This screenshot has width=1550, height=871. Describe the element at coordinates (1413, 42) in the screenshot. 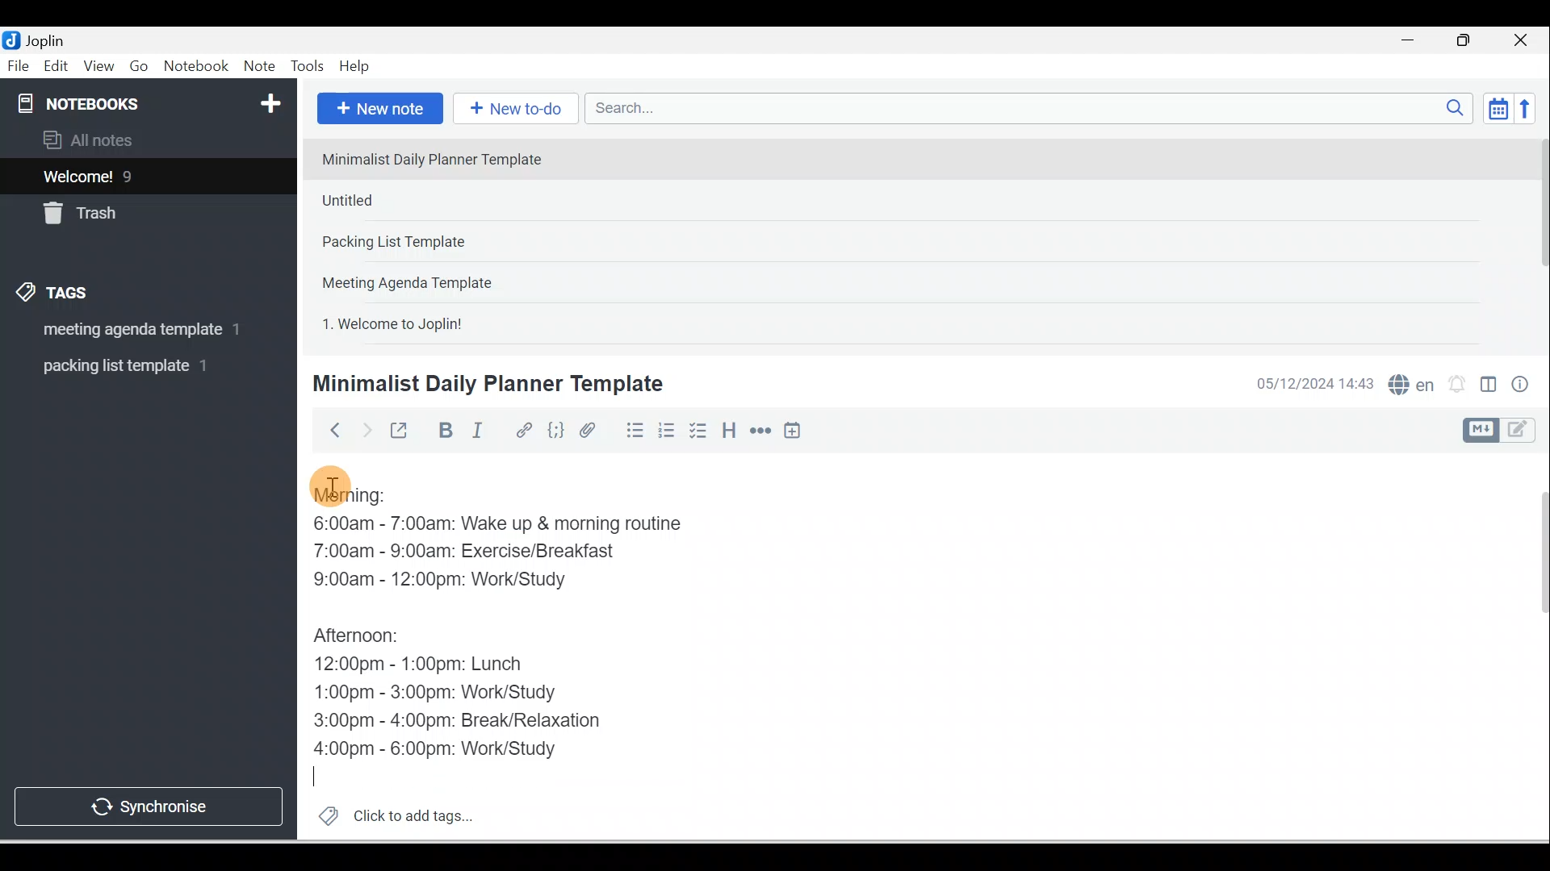

I see `Minimise` at that location.